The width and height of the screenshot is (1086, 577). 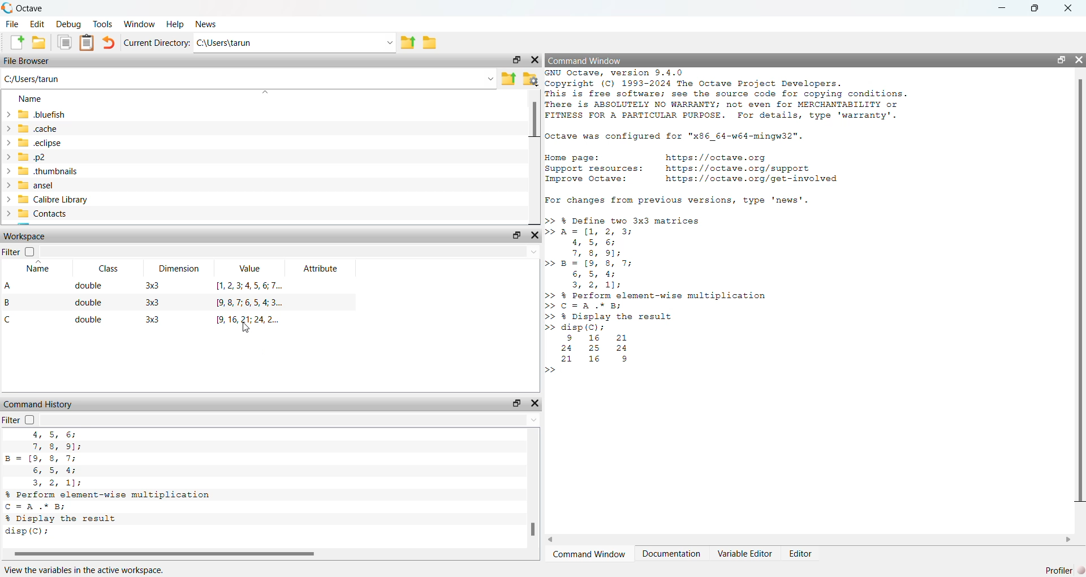 What do you see at coordinates (407, 43) in the screenshot?
I see `Parent Directory` at bounding box center [407, 43].